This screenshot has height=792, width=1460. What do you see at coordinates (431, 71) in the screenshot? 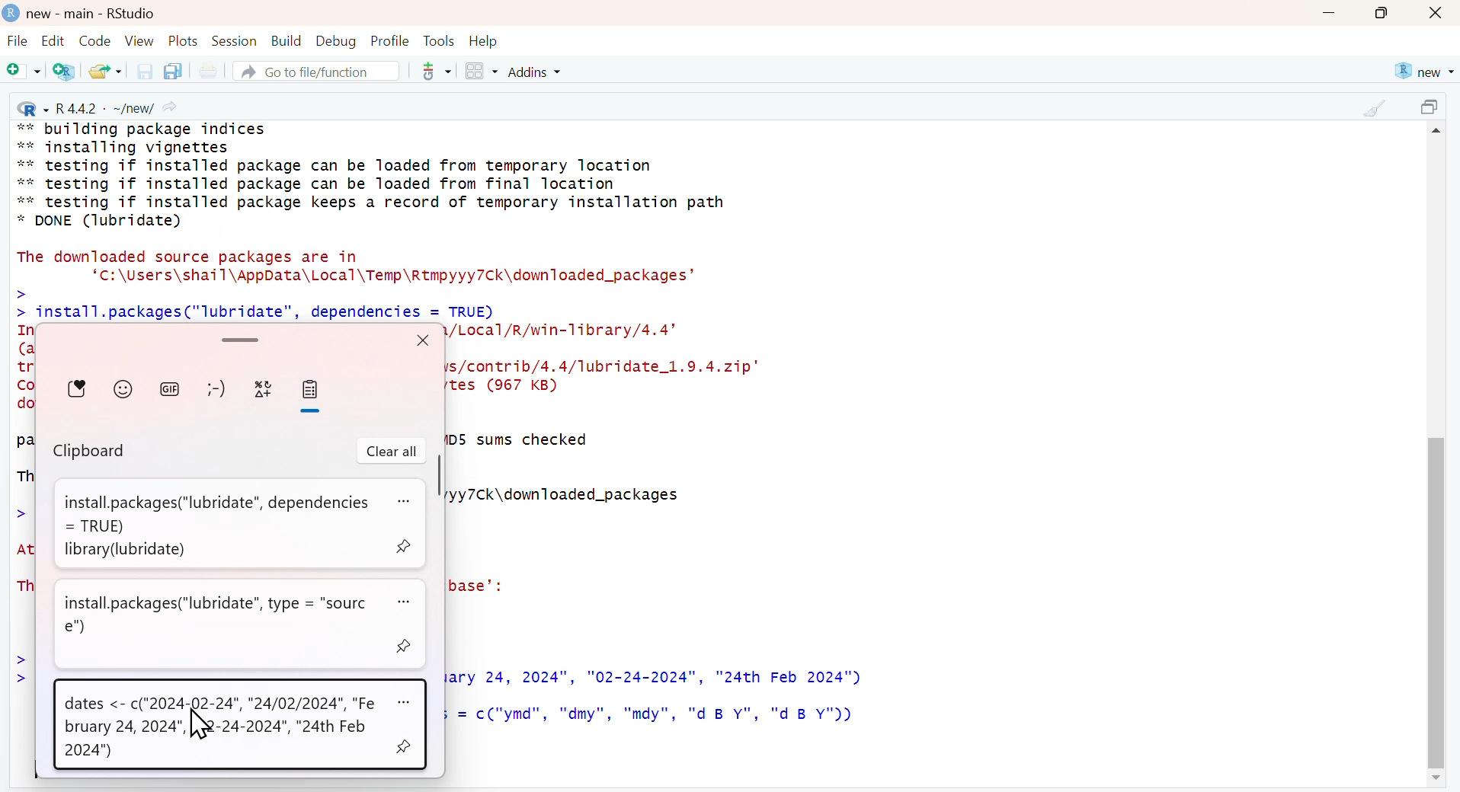
I see `more options` at bounding box center [431, 71].